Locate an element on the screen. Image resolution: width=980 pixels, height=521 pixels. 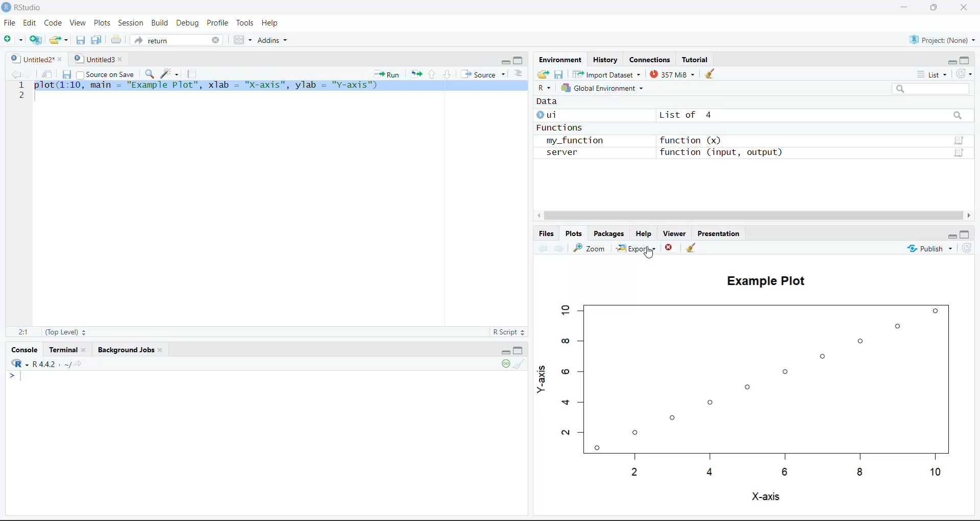
Go back to the previous source location (Ctrl + F9) is located at coordinates (542, 248).